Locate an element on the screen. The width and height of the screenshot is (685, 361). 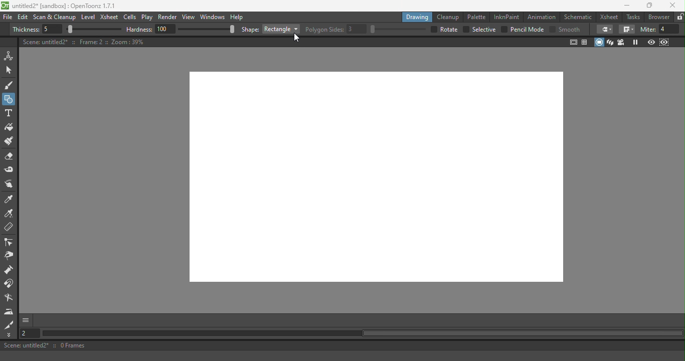
Level is located at coordinates (88, 17).